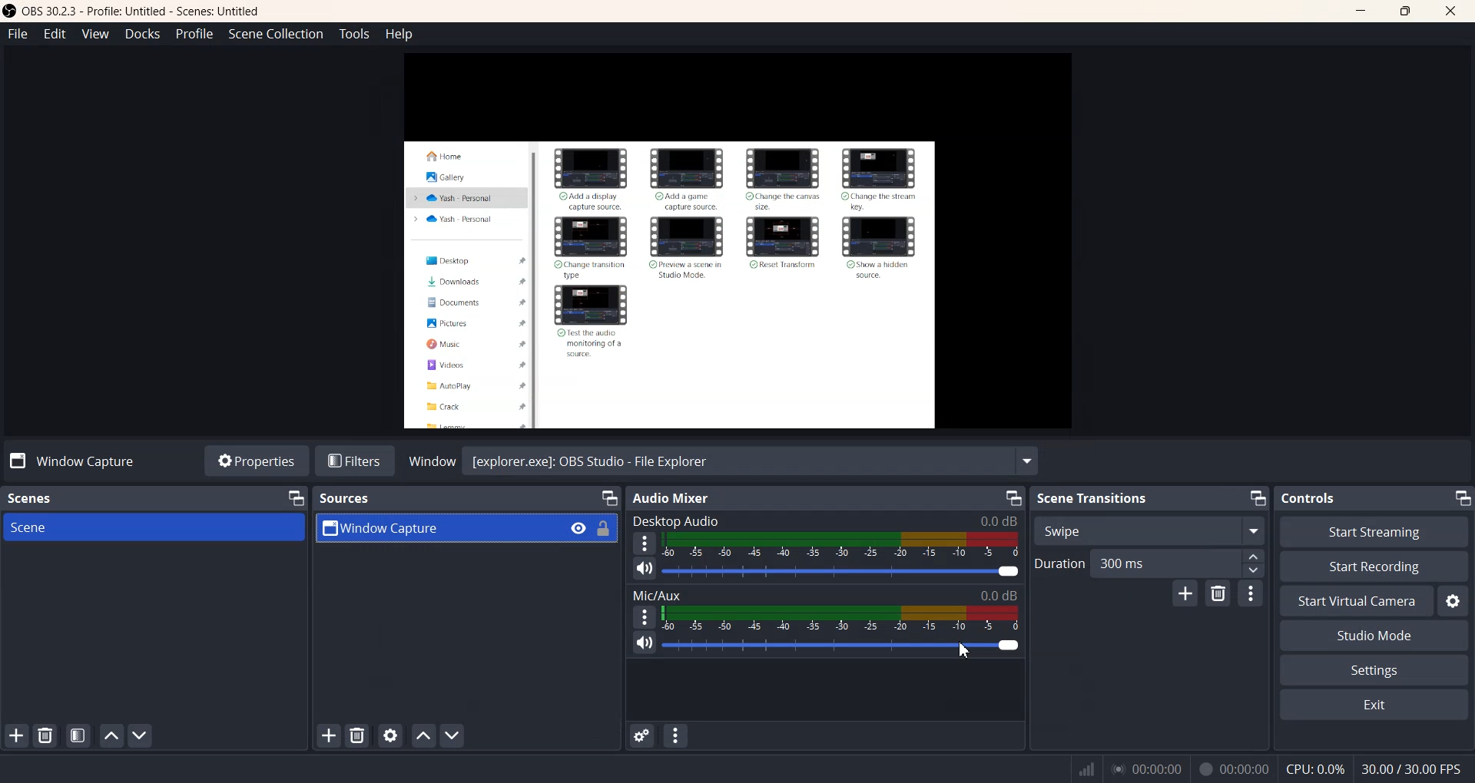 This screenshot has width=1475, height=783. I want to click on Open scene Filter, so click(78, 735).